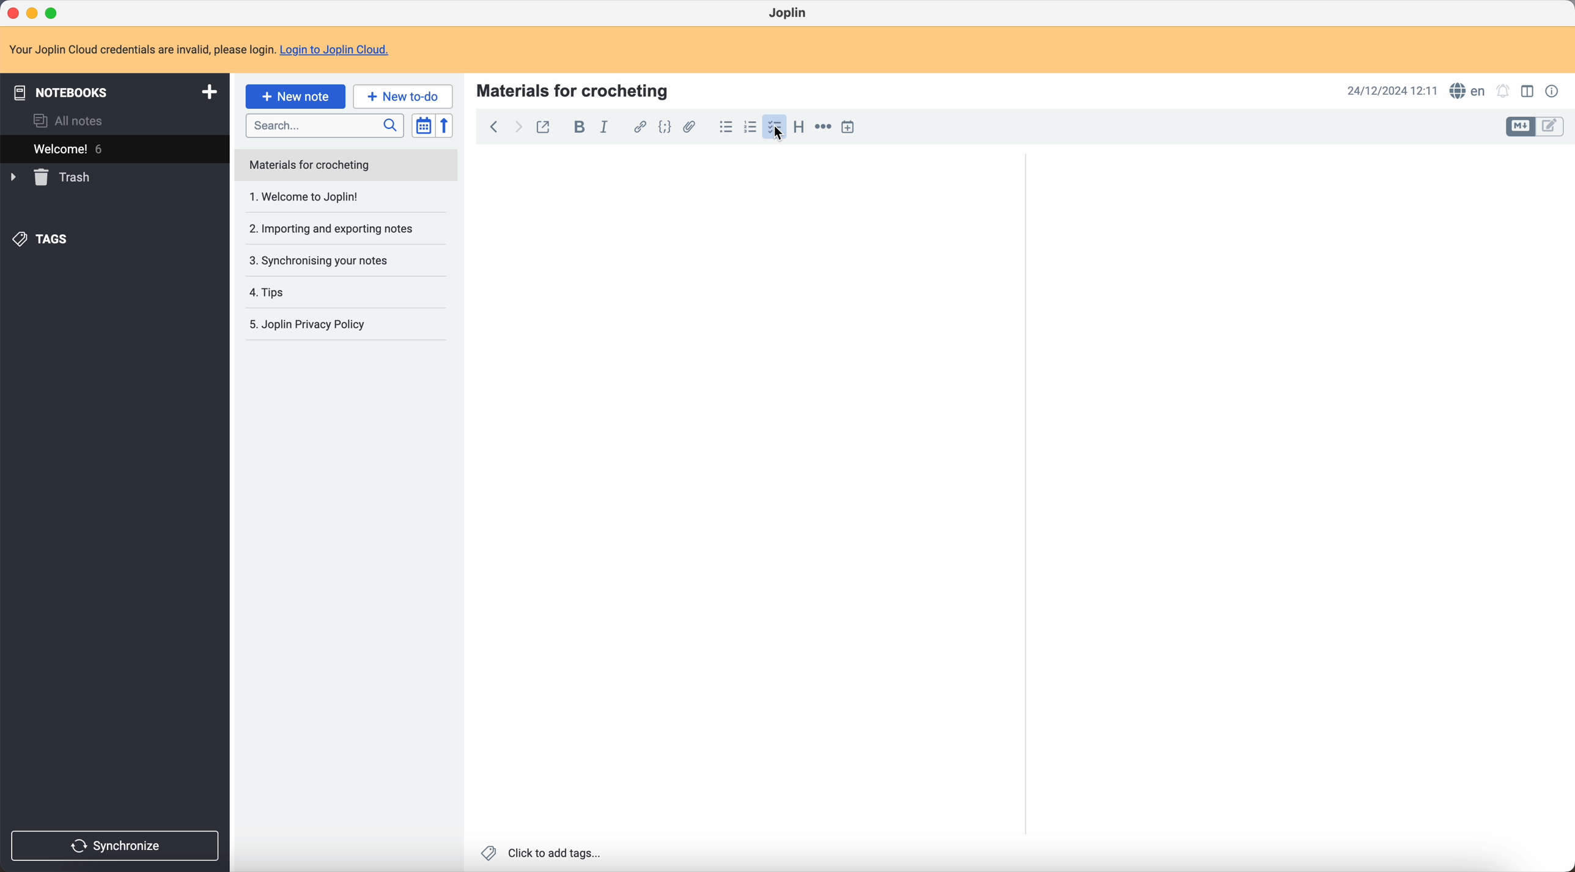  I want to click on materials for crocheting, so click(574, 89).